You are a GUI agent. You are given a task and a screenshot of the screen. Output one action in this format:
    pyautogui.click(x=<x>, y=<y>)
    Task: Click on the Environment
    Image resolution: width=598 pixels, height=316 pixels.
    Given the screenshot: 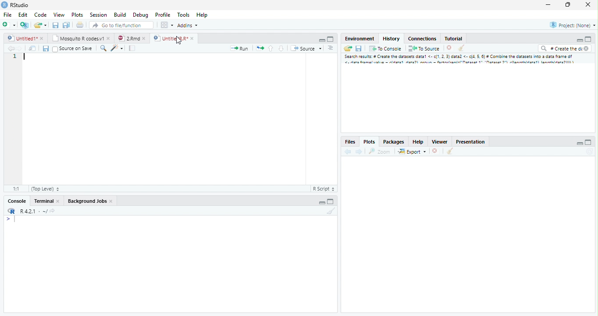 What is the action you would take?
    pyautogui.click(x=359, y=39)
    